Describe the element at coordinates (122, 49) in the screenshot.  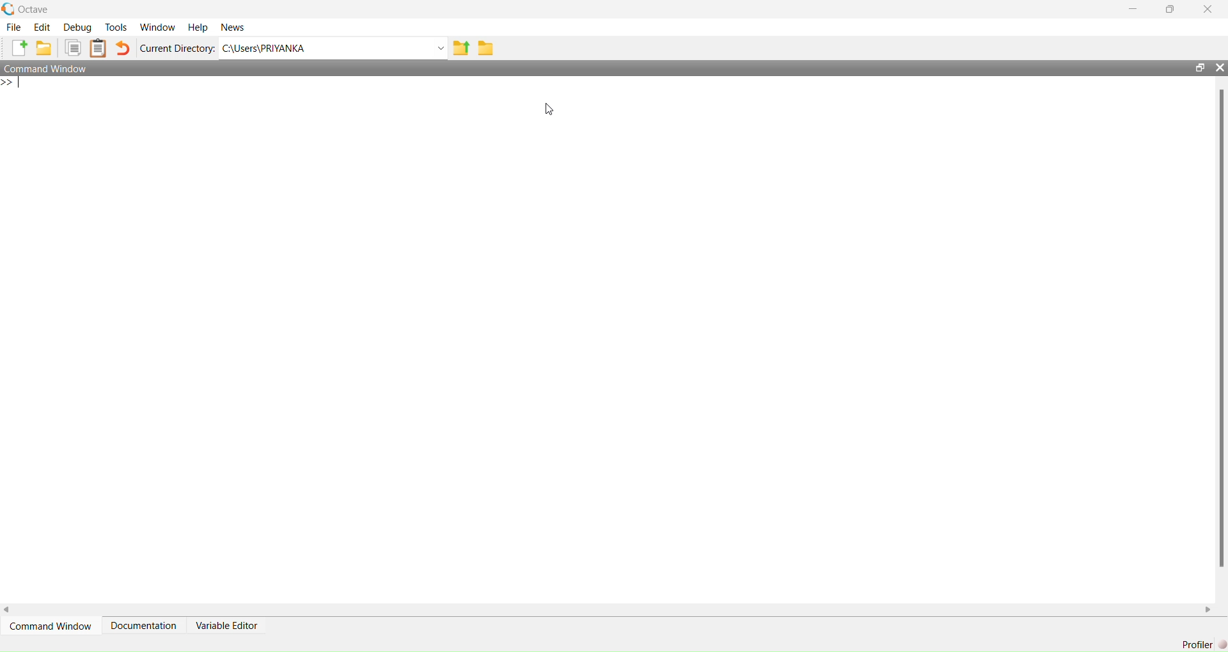
I see `undo` at that location.